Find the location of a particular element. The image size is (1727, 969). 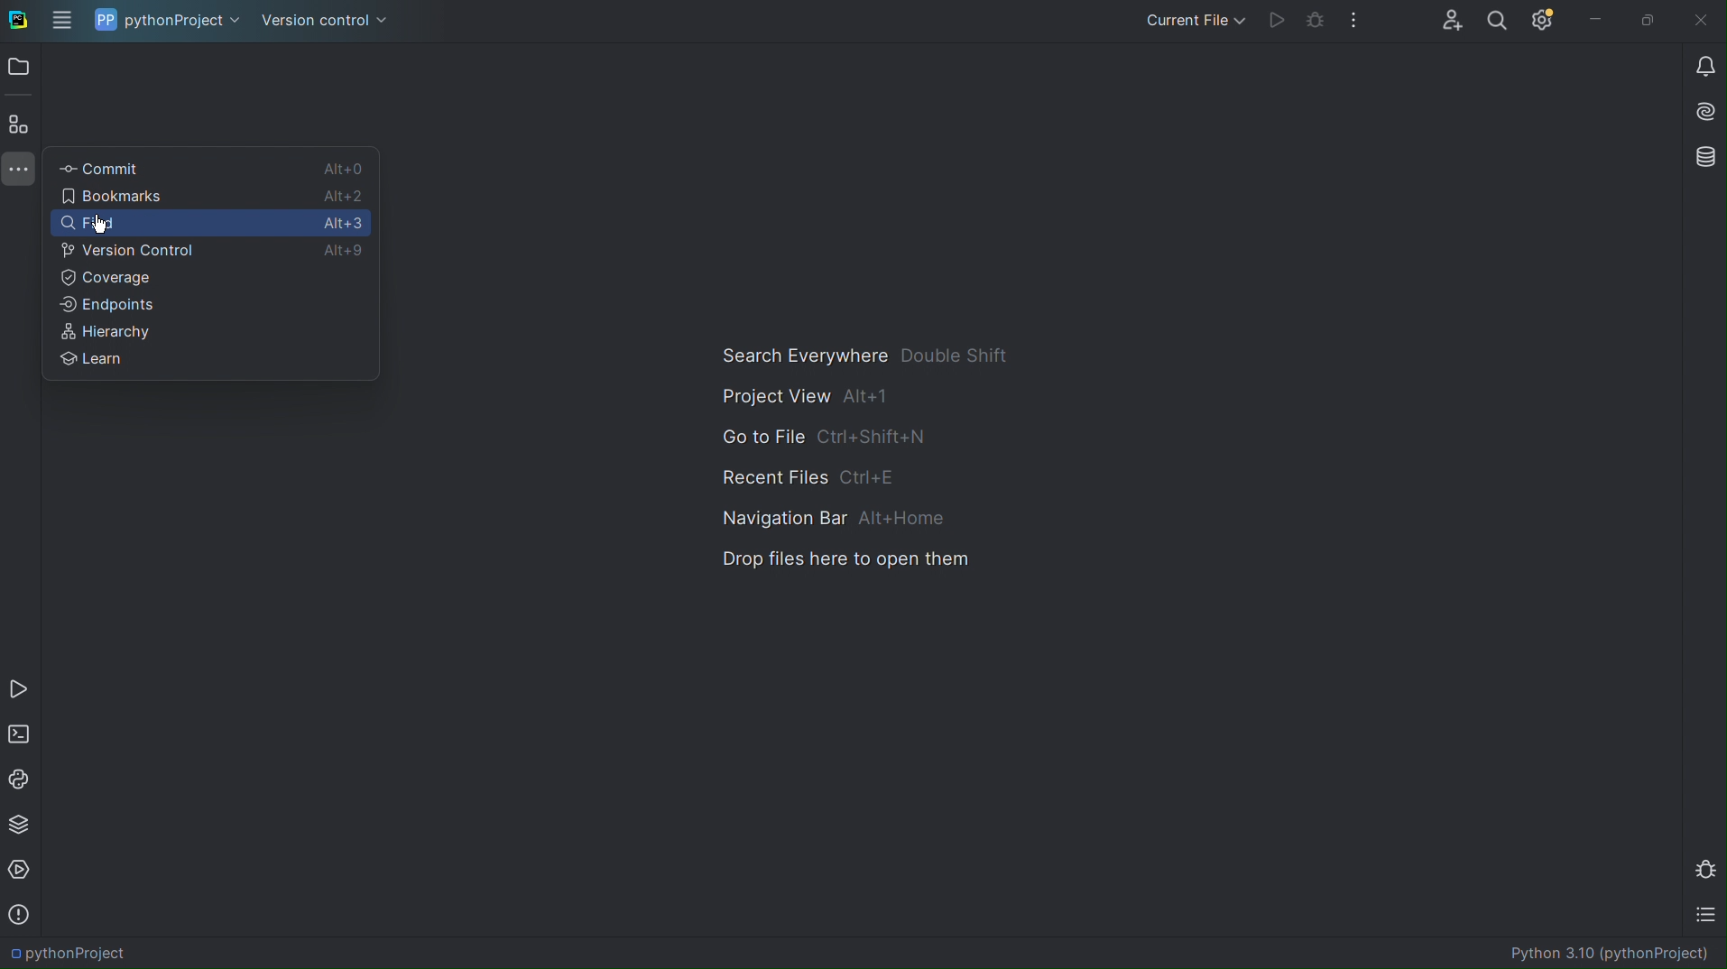

Commit is located at coordinates (107, 164).